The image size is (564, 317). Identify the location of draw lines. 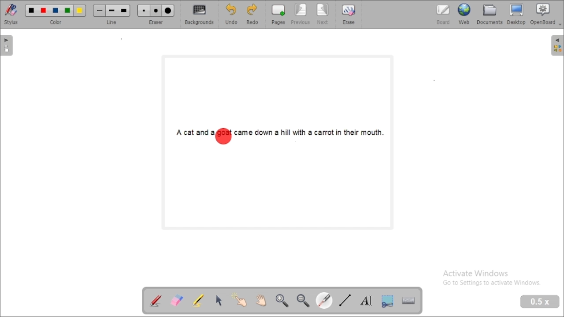
(345, 300).